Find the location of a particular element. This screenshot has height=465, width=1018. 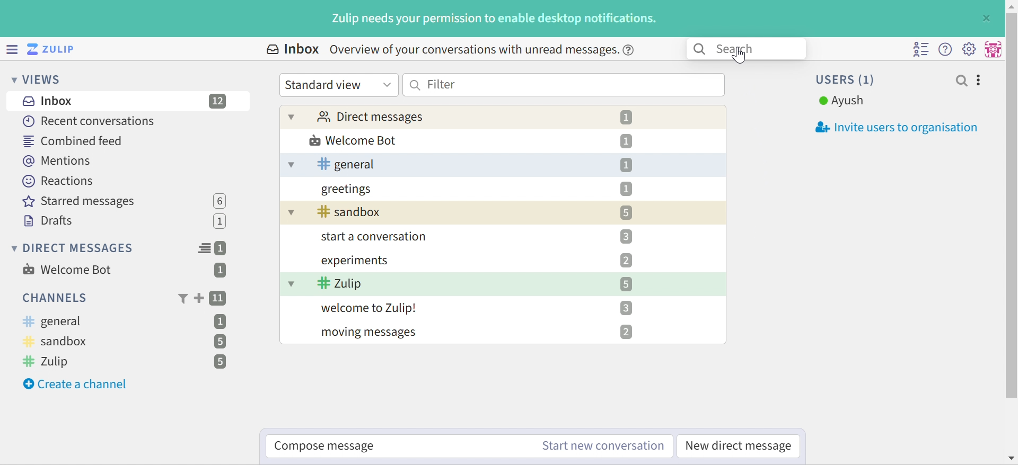

5 is located at coordinates (219, 342).